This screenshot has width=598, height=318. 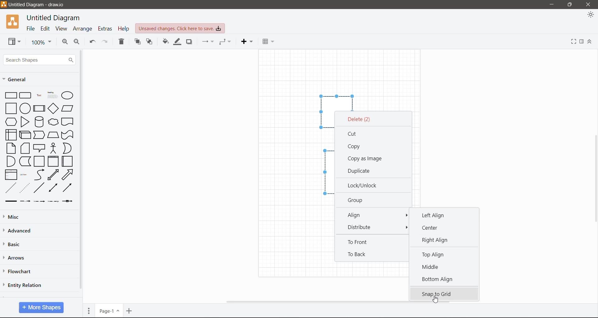 I want to click on Shadow, so click(x=189, y=43).